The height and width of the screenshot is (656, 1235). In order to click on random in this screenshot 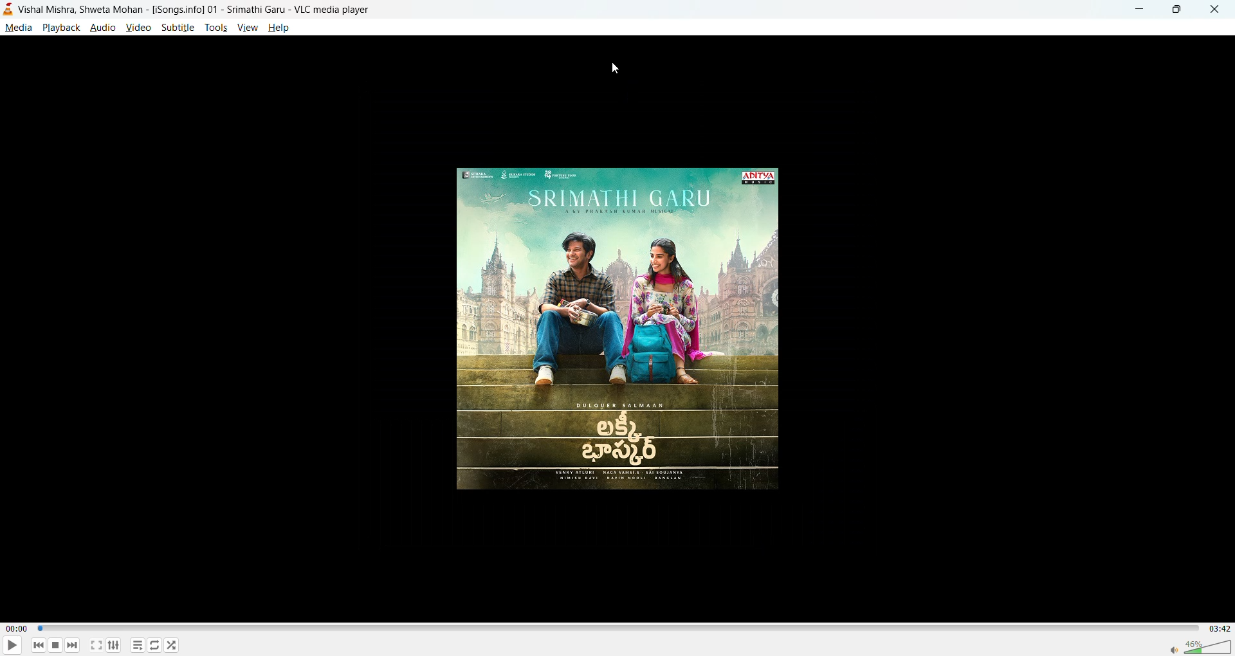, I will do `click(172, 644)`.